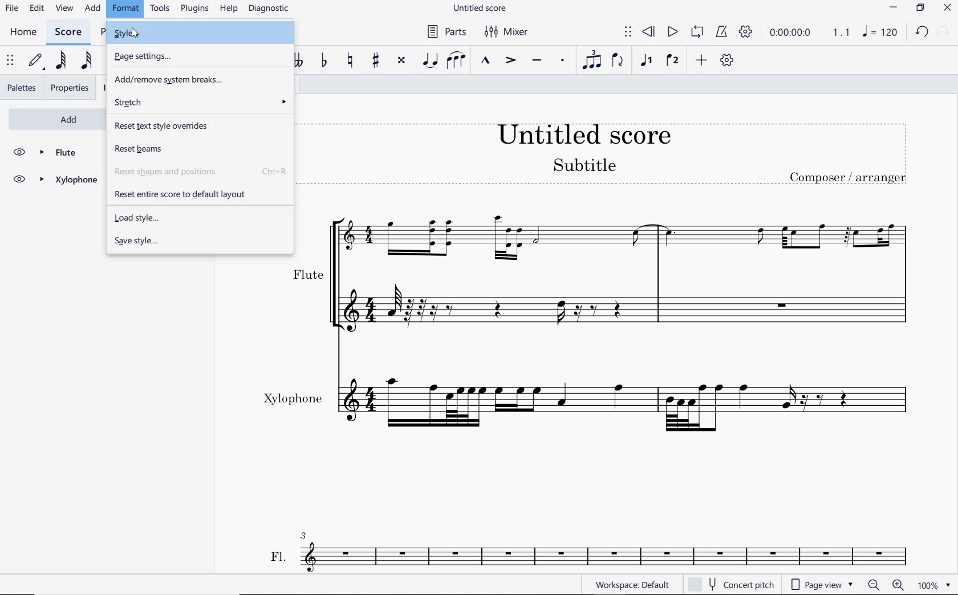  I want to click on Xylophone, so click(594, 403).